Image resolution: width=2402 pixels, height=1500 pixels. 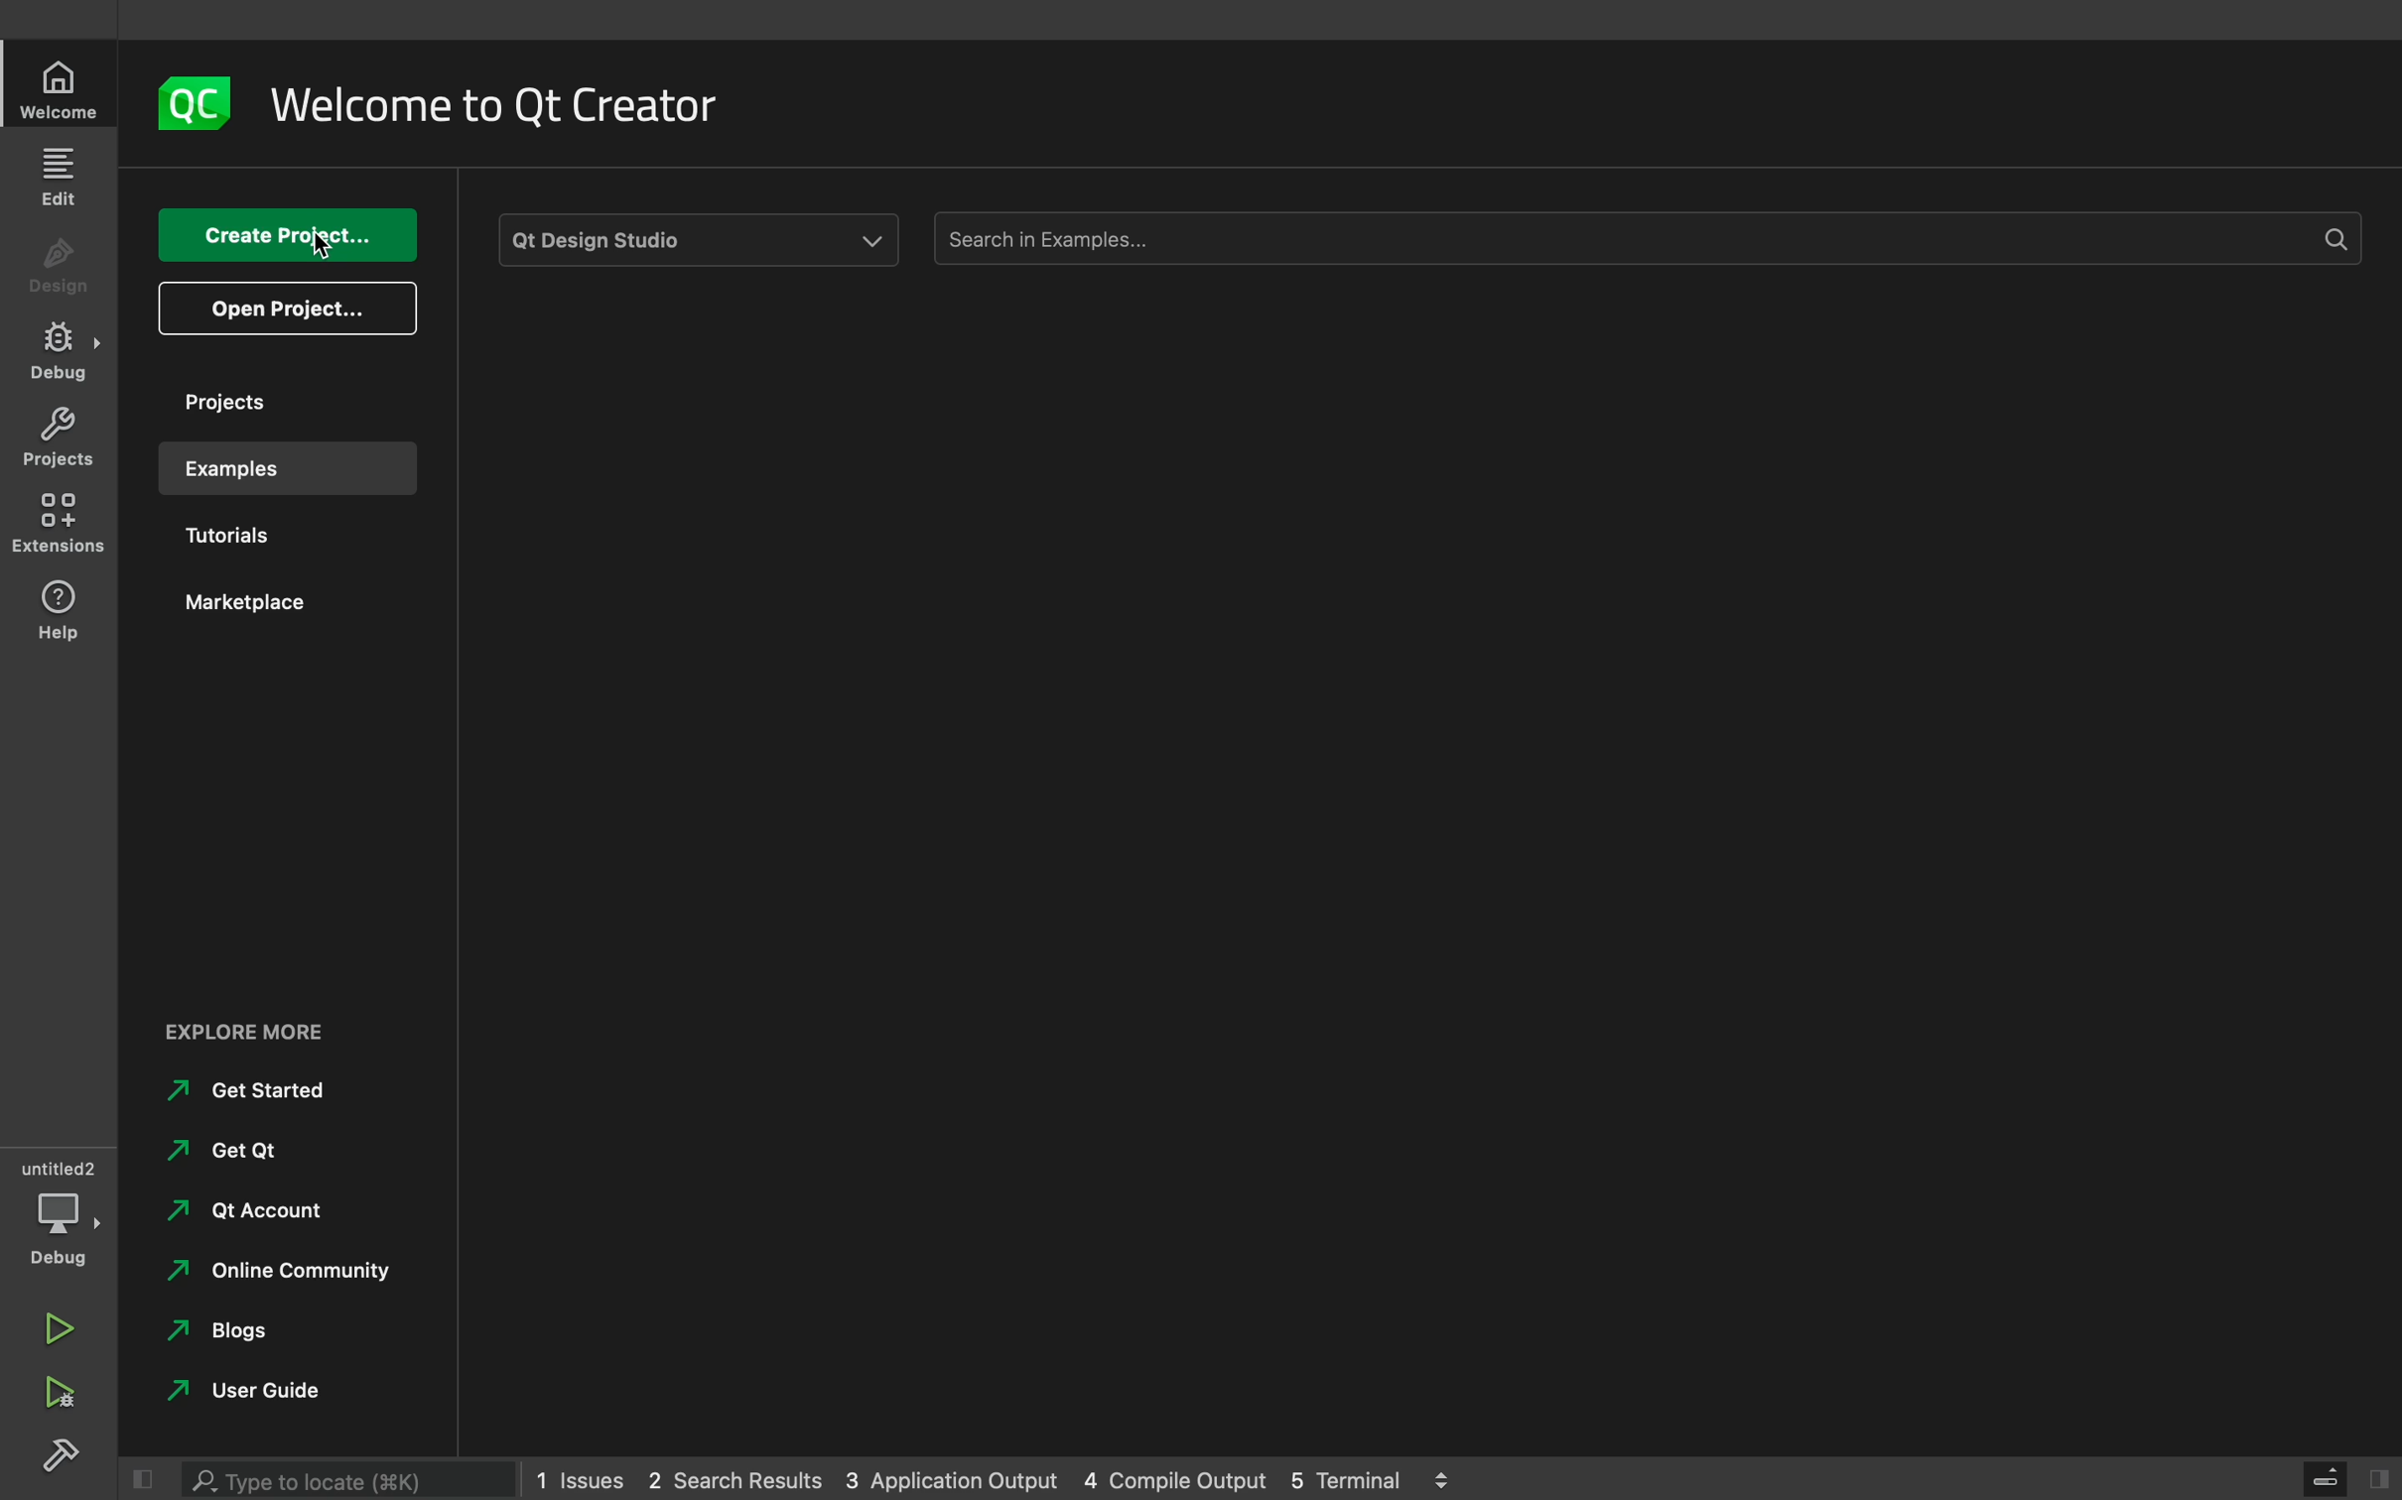 What do you see at coordinates (289, 468) in the screenshot?
I see `examples` at bounding box center [289, 468].